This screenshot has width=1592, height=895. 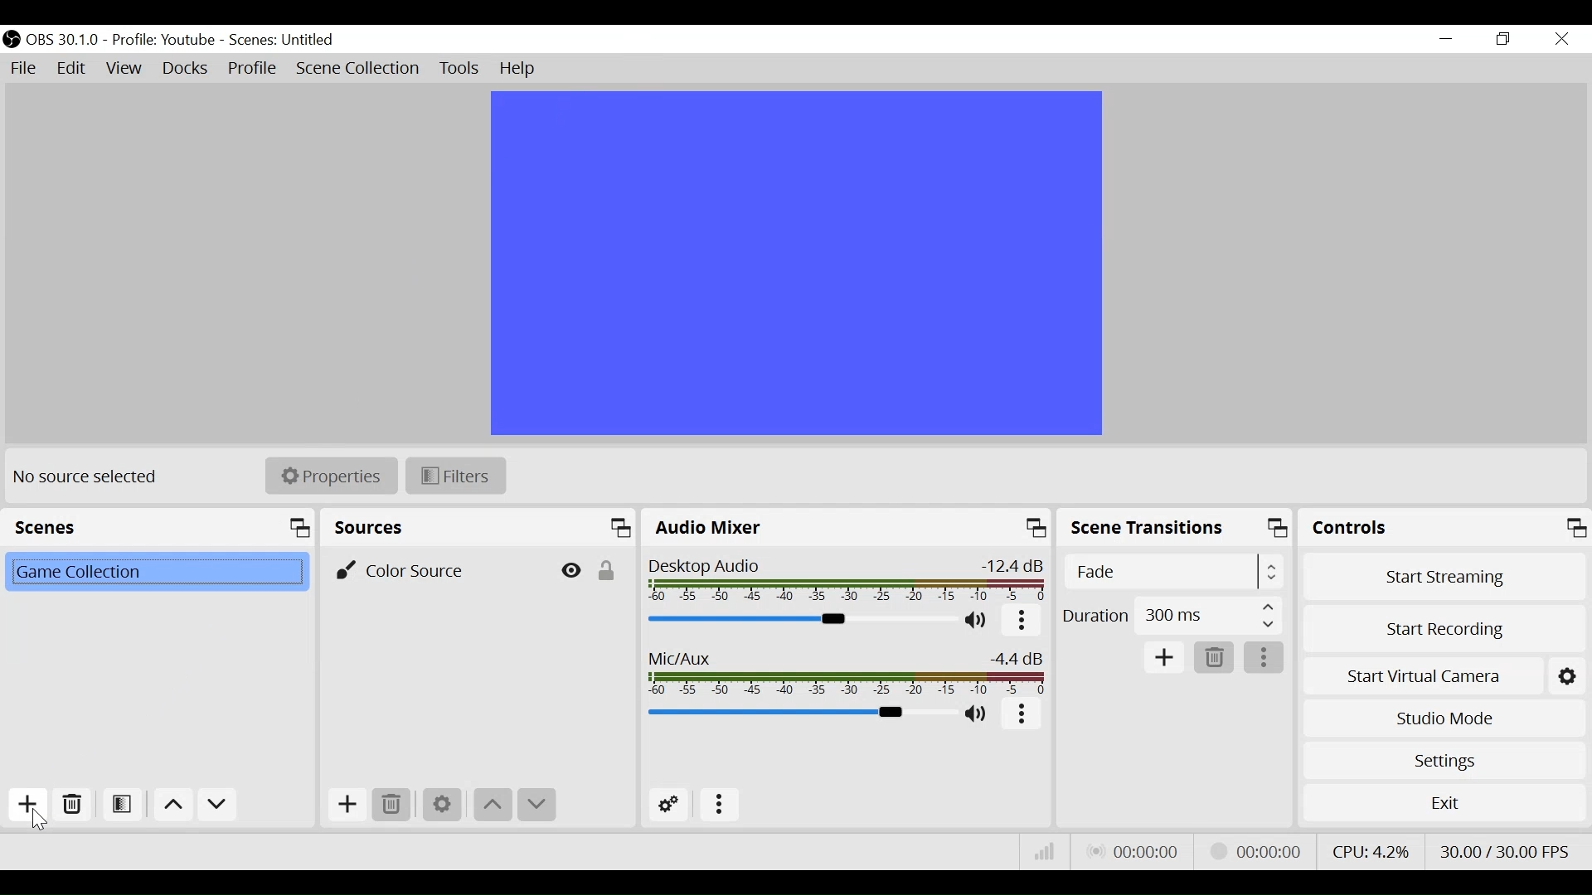 I want to click on Setting, so click(x=1568, y=673).